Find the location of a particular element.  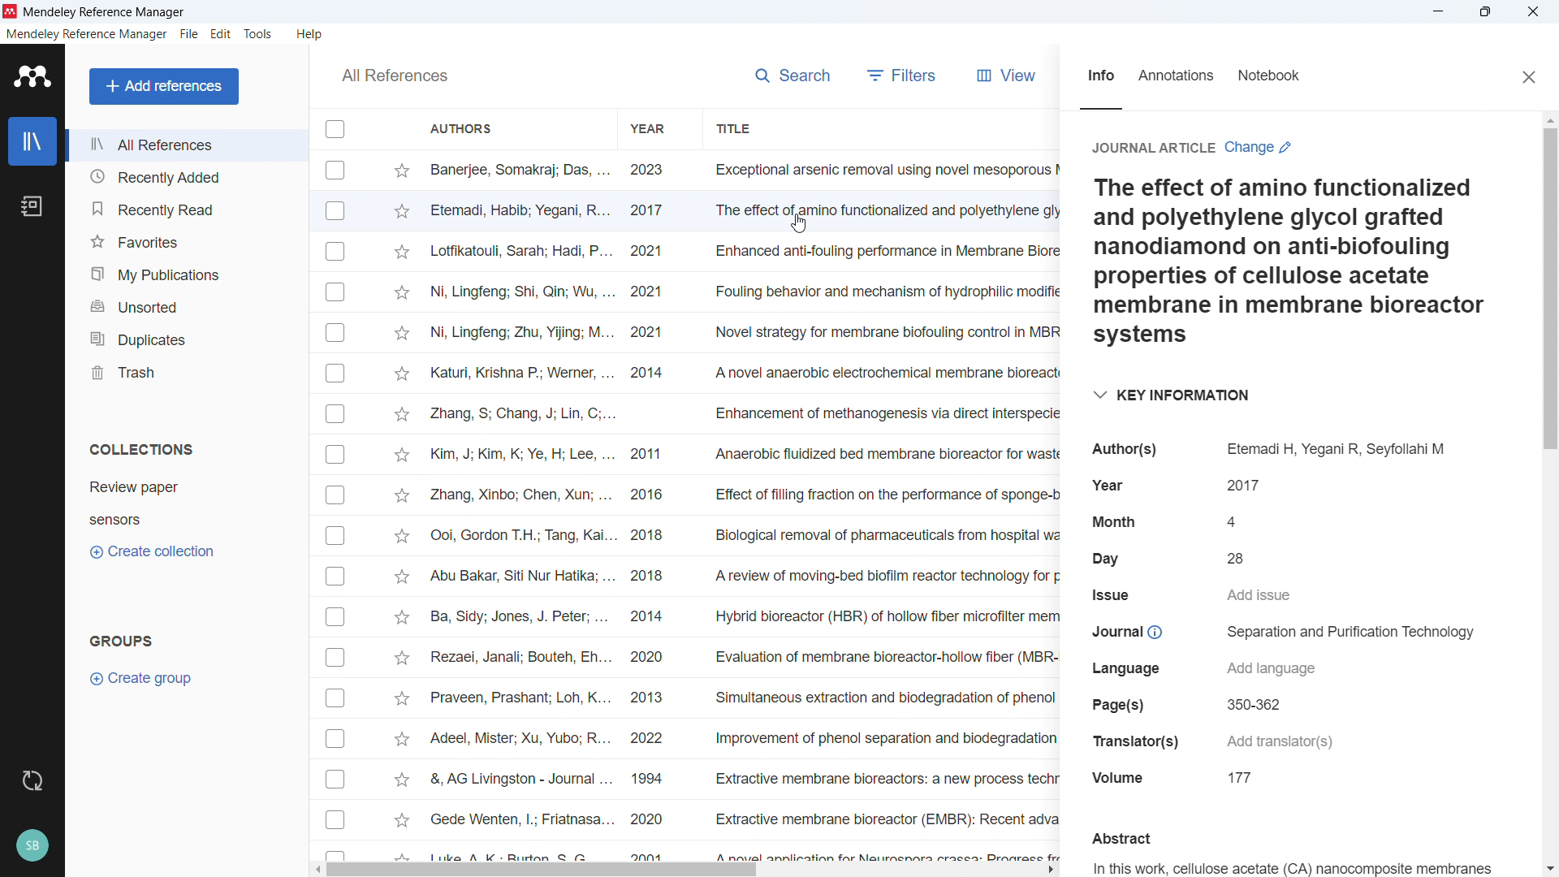

Recently read  is located at coordinates (185, 209).